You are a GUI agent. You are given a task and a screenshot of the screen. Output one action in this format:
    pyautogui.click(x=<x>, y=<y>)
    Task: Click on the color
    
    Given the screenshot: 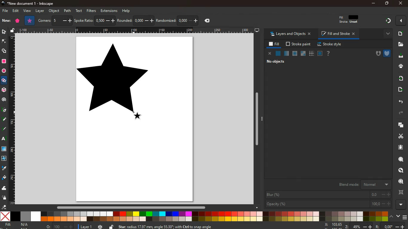 What is the action you would take?
    pyautogui.click(x=194, y=216)
    